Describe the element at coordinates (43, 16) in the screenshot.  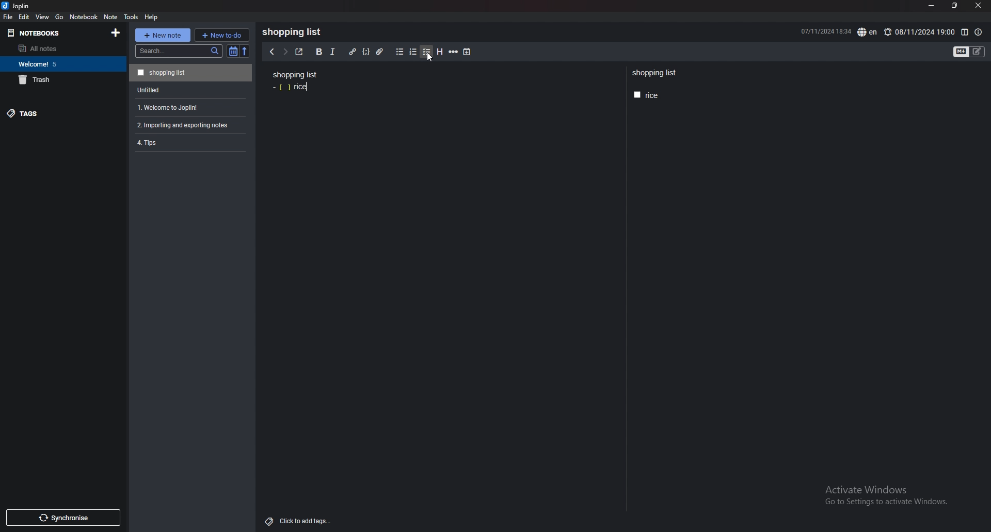
I see `view` at that location.